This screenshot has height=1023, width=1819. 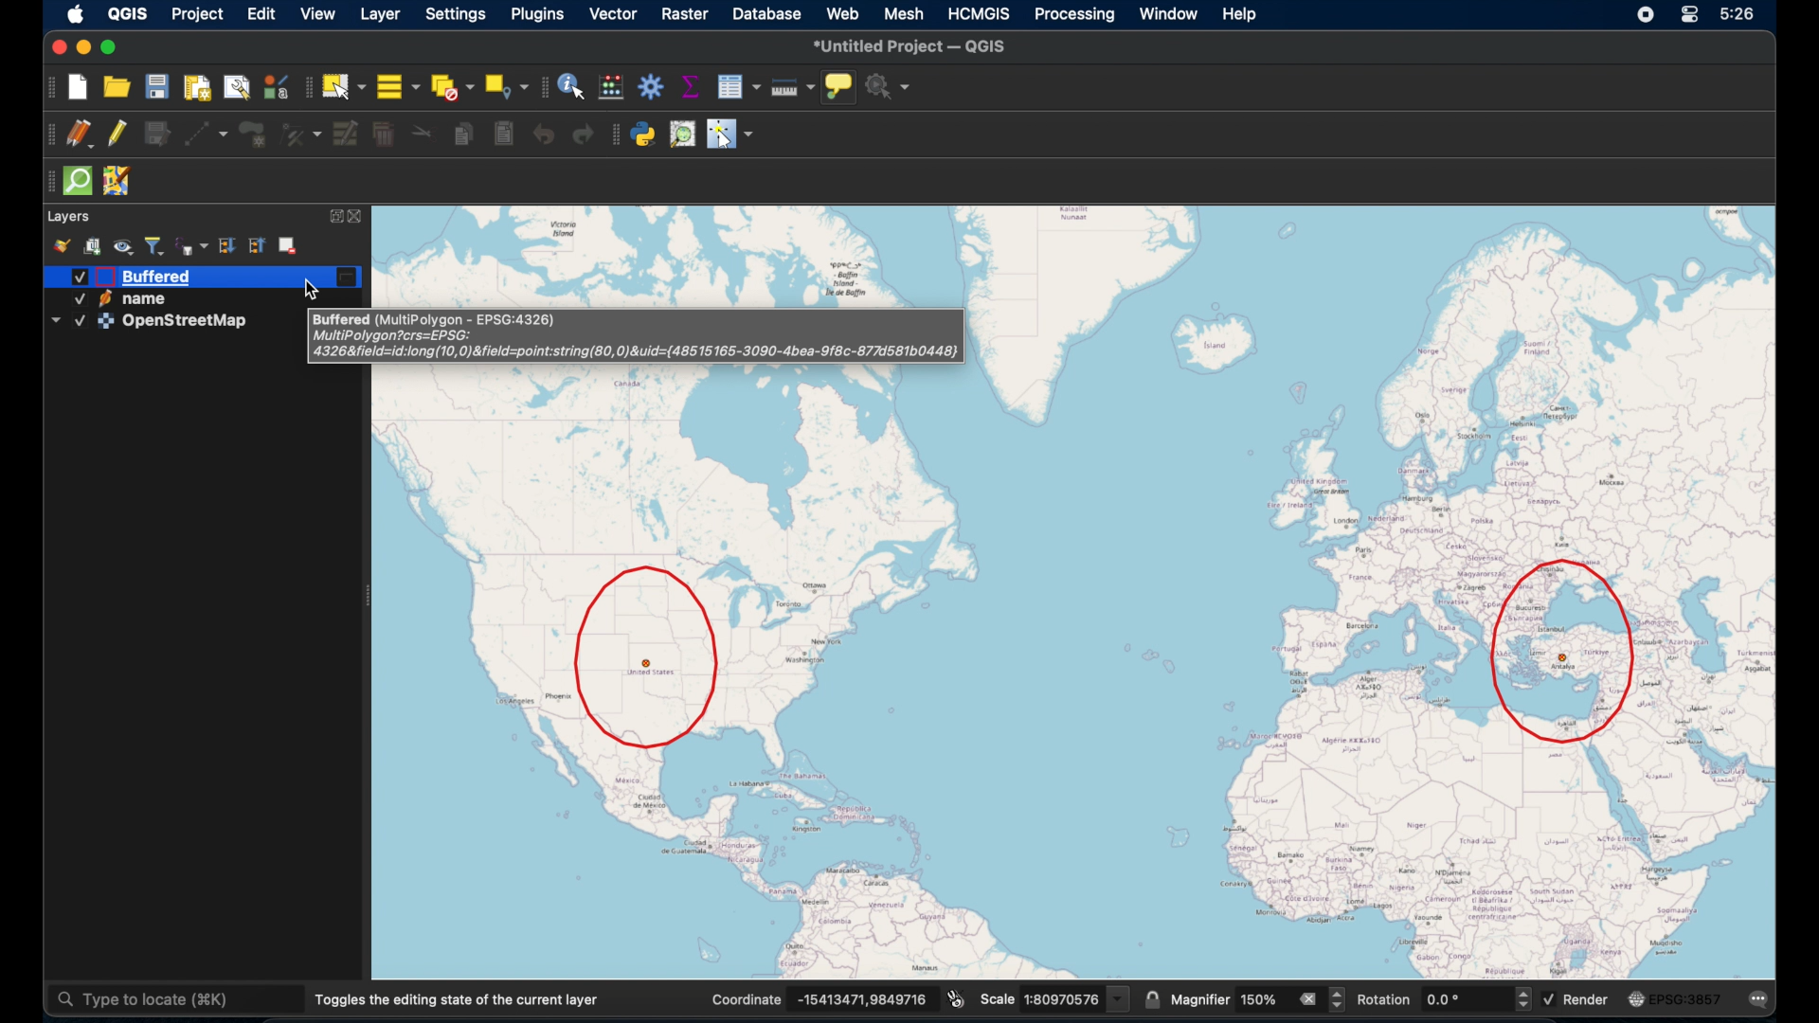 I want to click on select all features, so click(x=400, y=86).